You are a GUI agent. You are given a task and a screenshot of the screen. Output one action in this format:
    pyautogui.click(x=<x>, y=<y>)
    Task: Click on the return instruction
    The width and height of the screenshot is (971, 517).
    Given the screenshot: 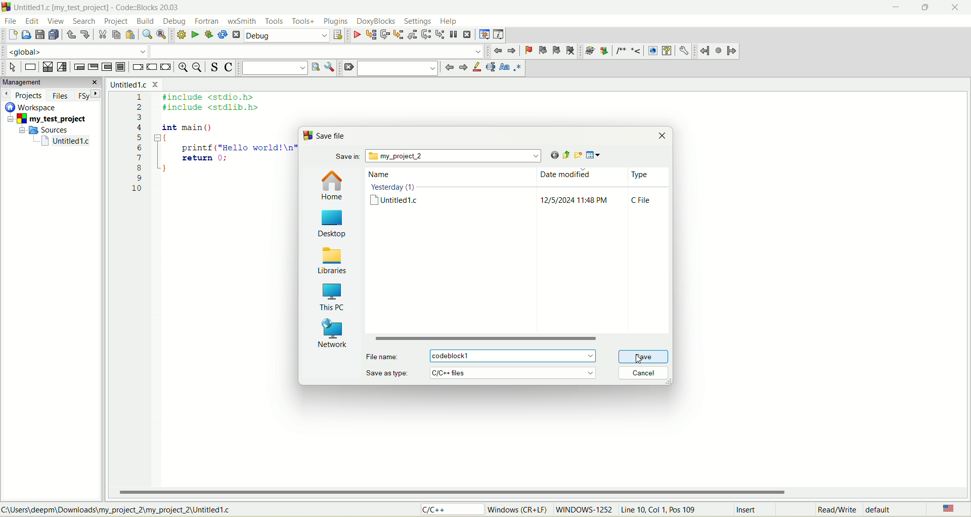 What is the action you would take?
    pyautogui.click(x=166, y=67)
    